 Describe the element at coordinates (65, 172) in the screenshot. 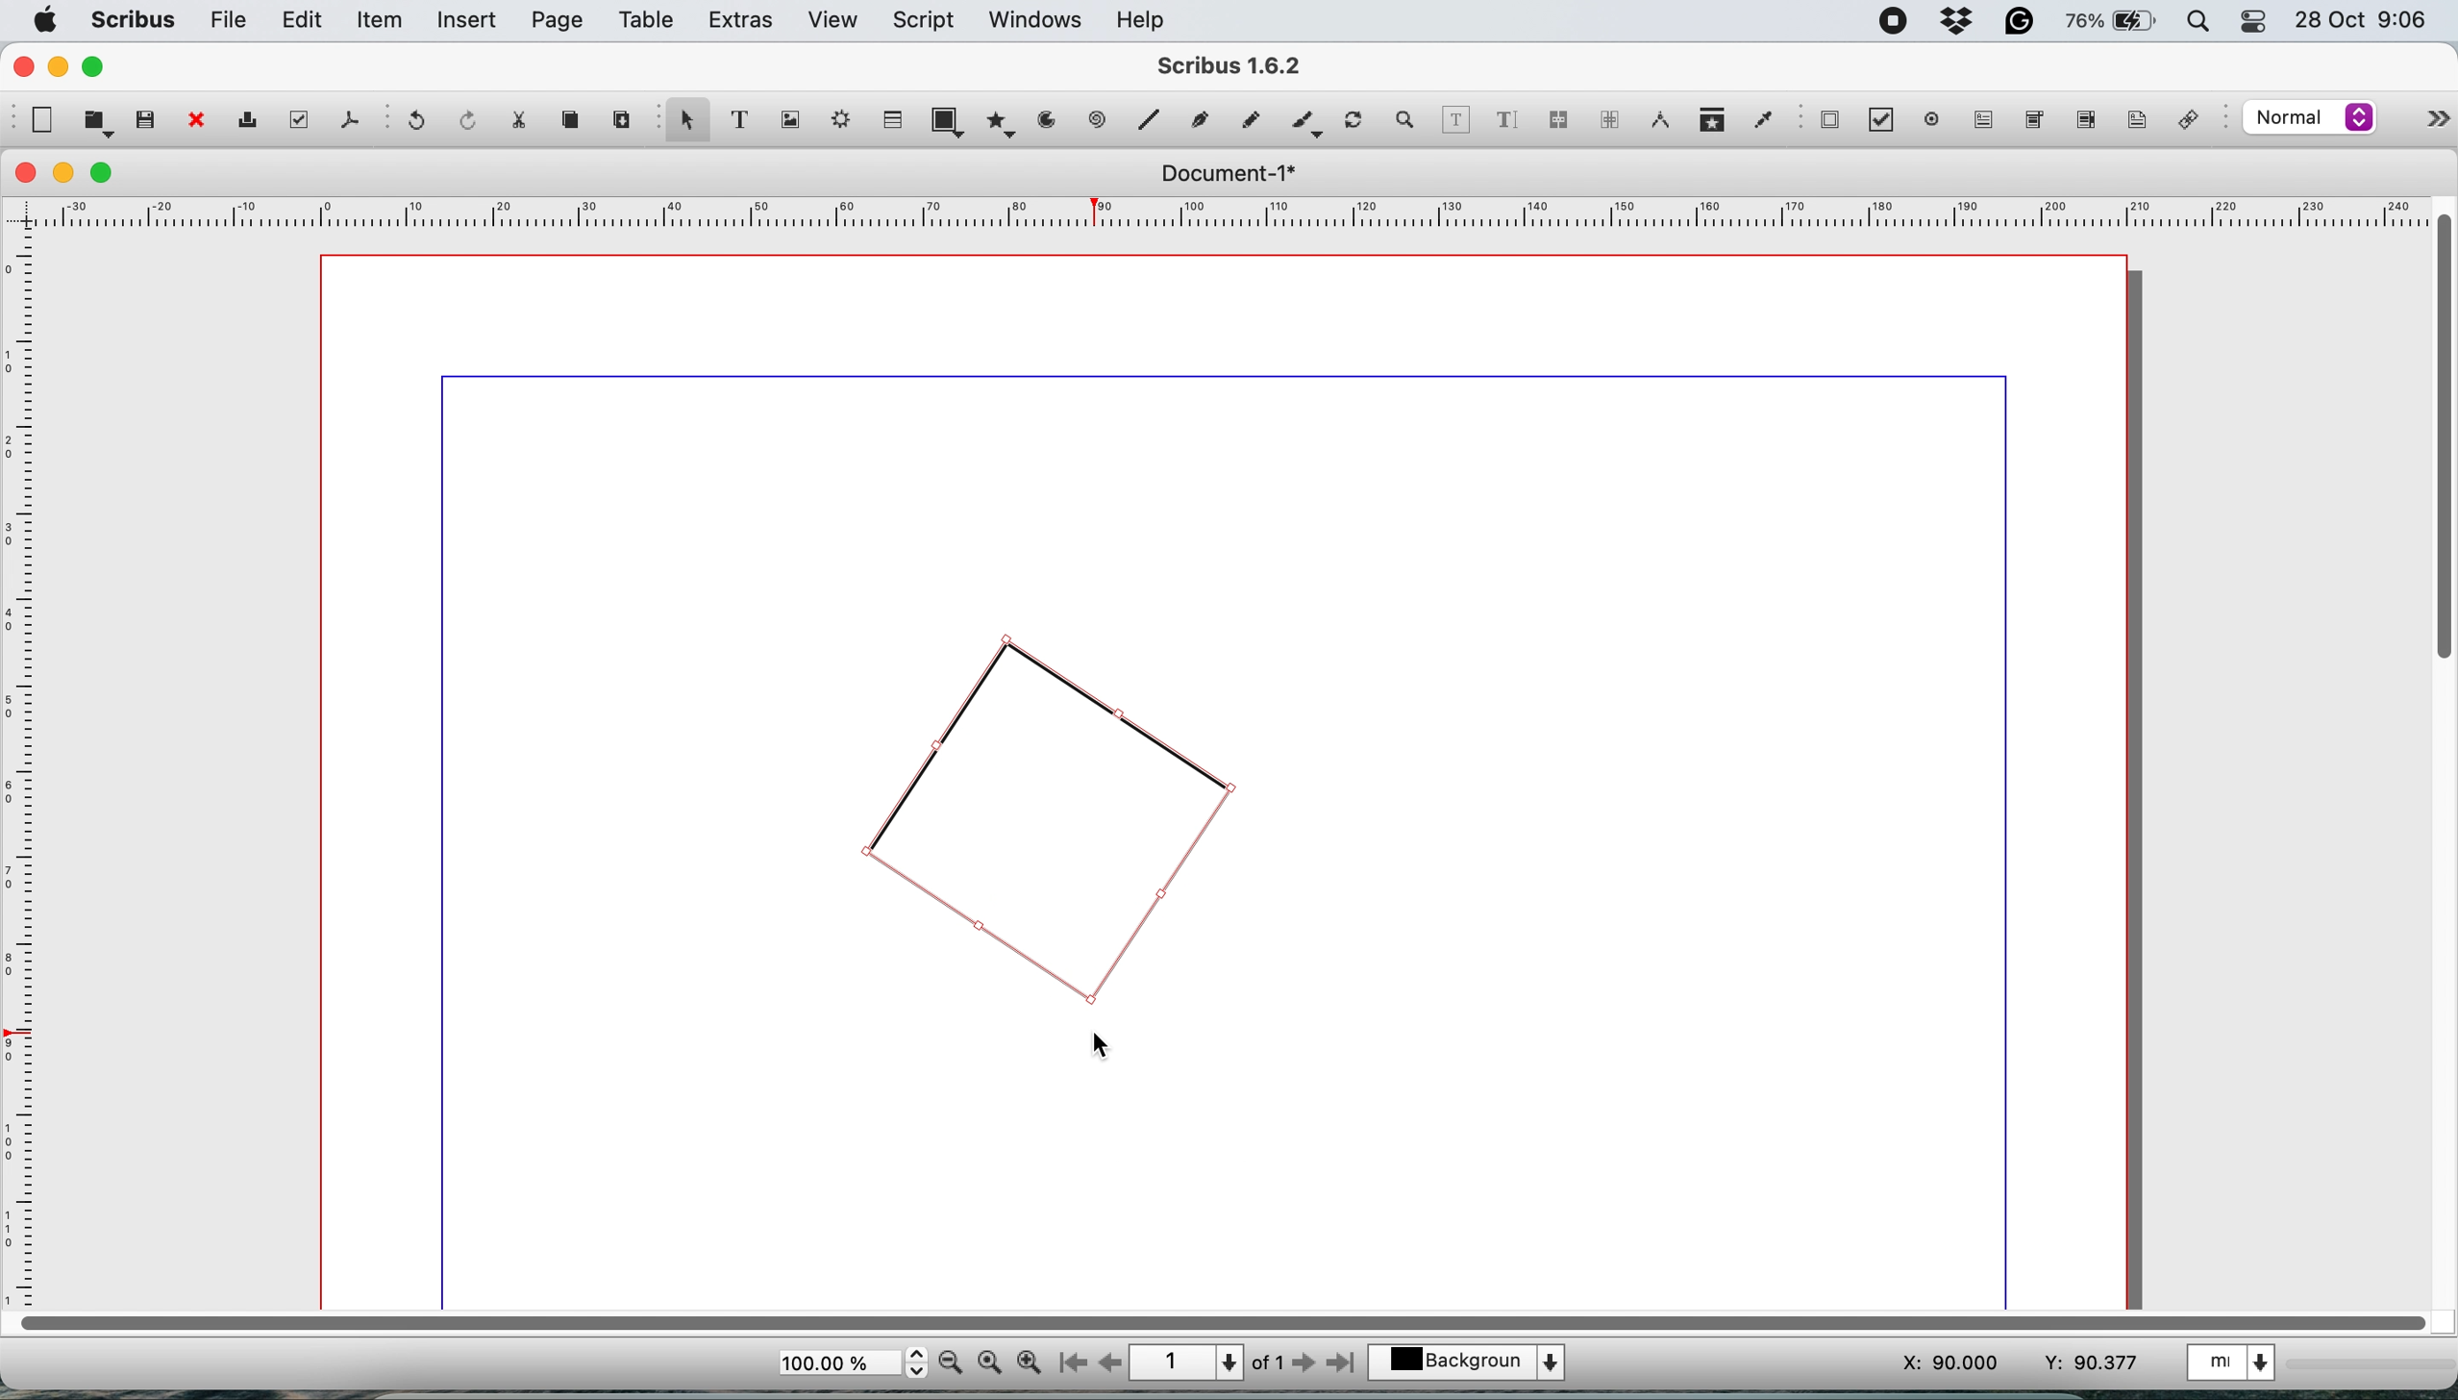

I see `minimise` at that location.